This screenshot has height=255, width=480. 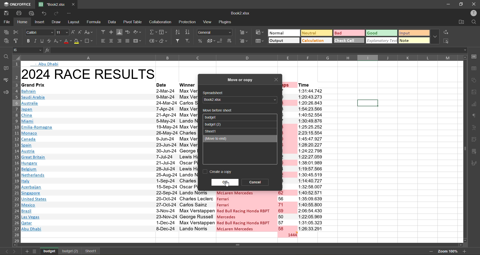 What do you see at coordinates (42, 42) in the screenshot?
I see `underline` at bounding box center [42, 42].